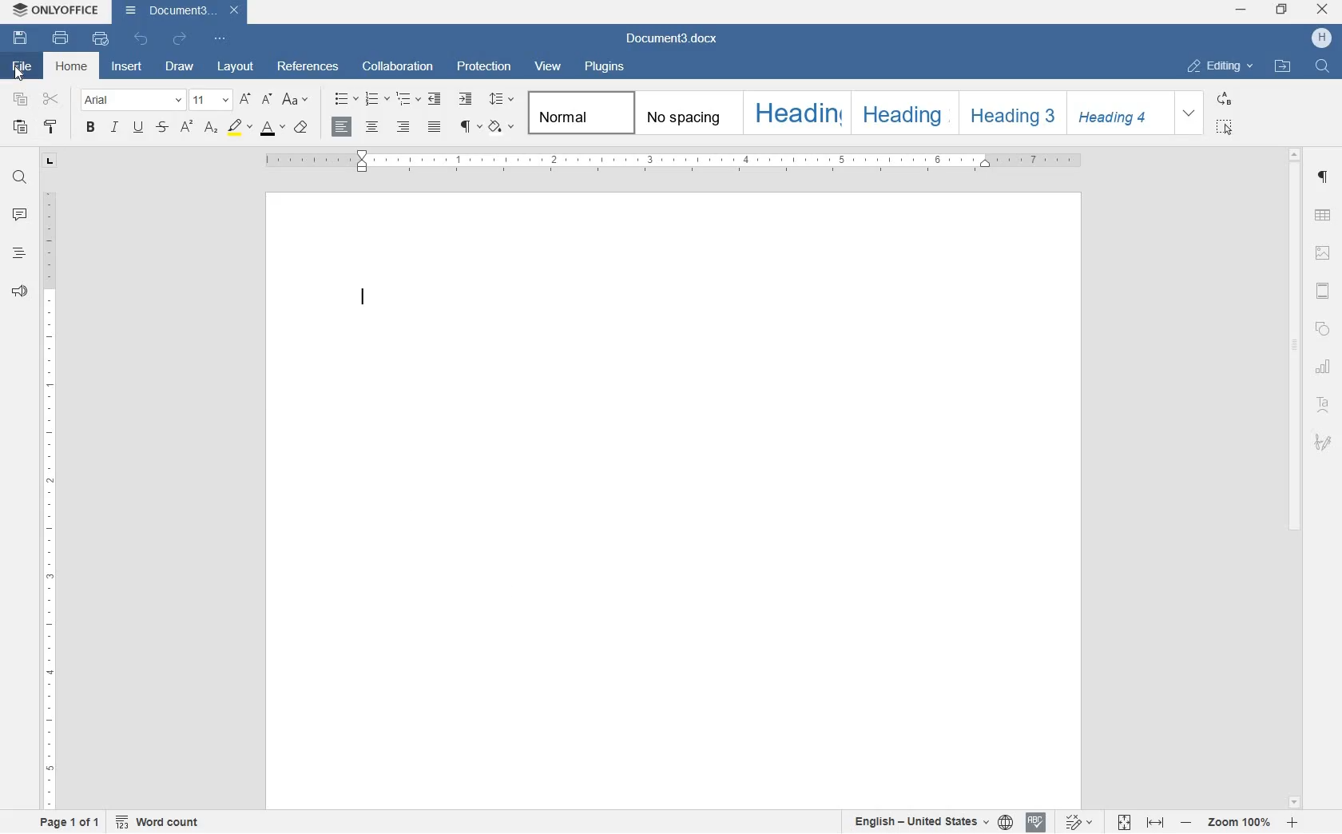 This screenshot has height=834, width=1342. What do you see at coordinates (210, 129) in the screenshot?
I see `subscript` at bounding box center [210, 129].